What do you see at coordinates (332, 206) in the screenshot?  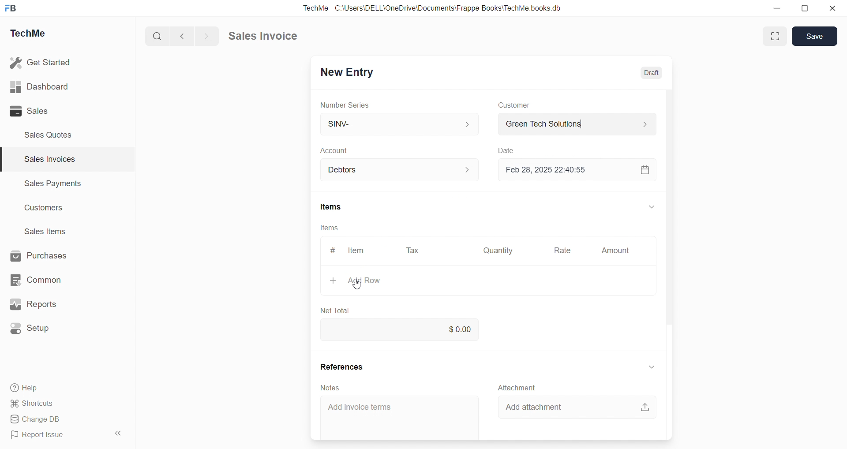 I see `Items` at bounding box center [332, 206].